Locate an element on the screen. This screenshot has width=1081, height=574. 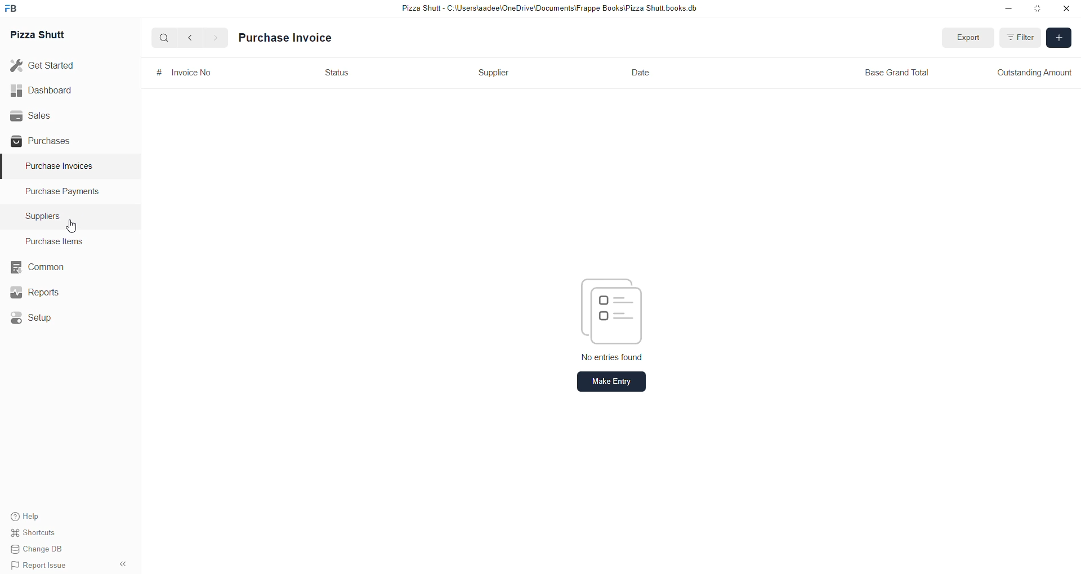
 Change DB is located at coordinates (41, 550).